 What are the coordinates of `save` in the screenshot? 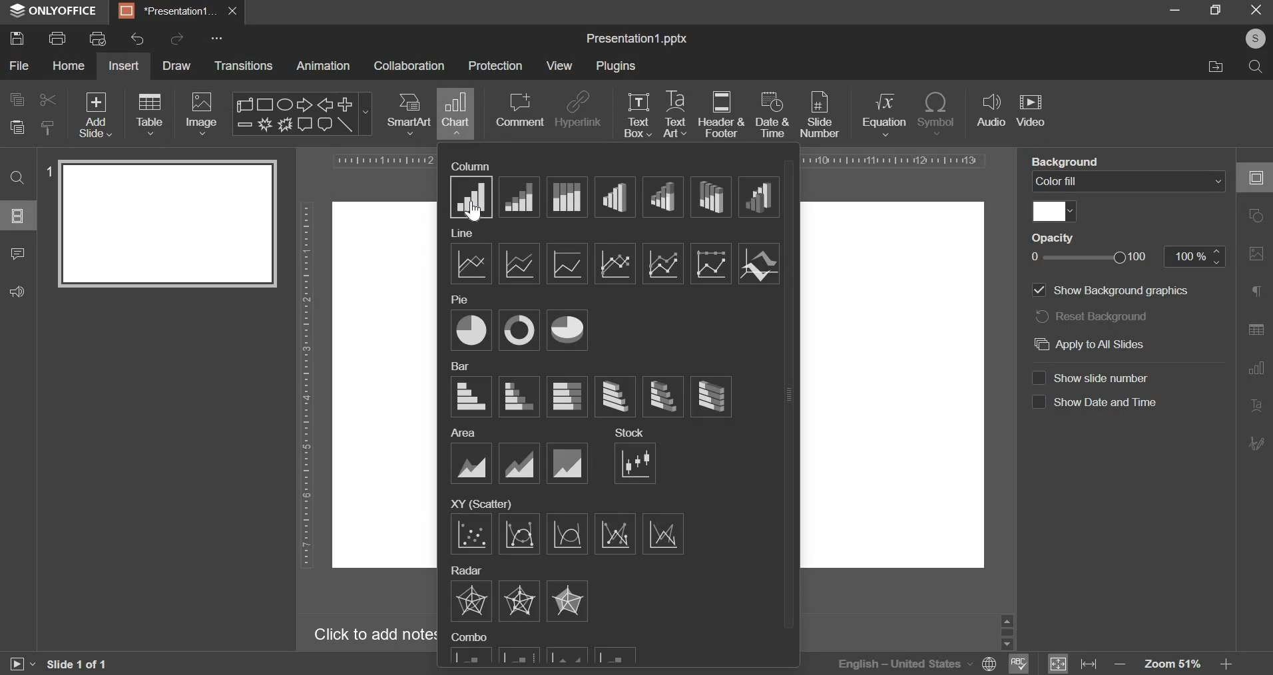 It's located at (17, 39).